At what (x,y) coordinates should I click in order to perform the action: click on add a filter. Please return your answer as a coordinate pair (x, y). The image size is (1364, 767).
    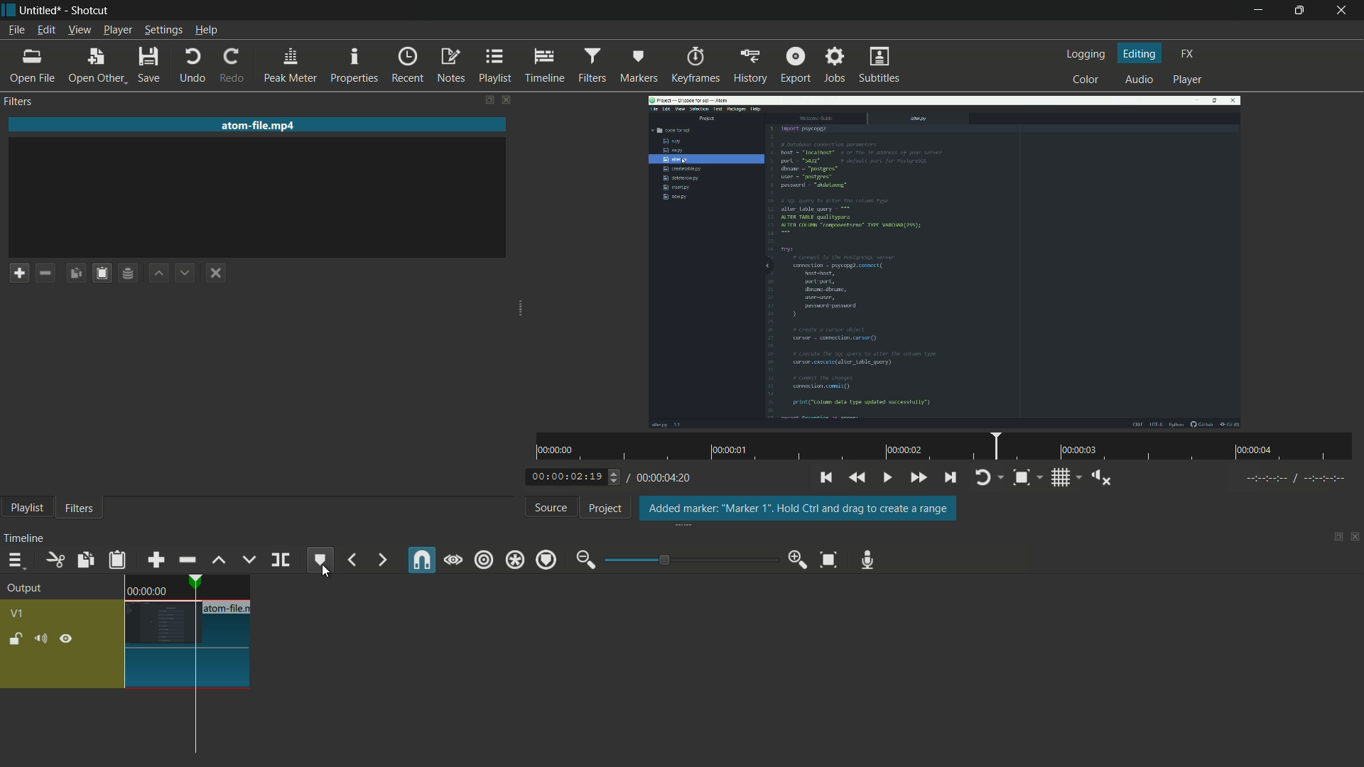
    Looking at the image, I should click on (18, 273).